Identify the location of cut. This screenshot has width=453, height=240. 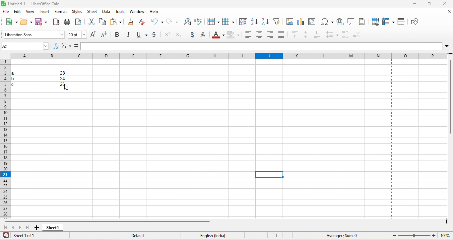
(91, 23).